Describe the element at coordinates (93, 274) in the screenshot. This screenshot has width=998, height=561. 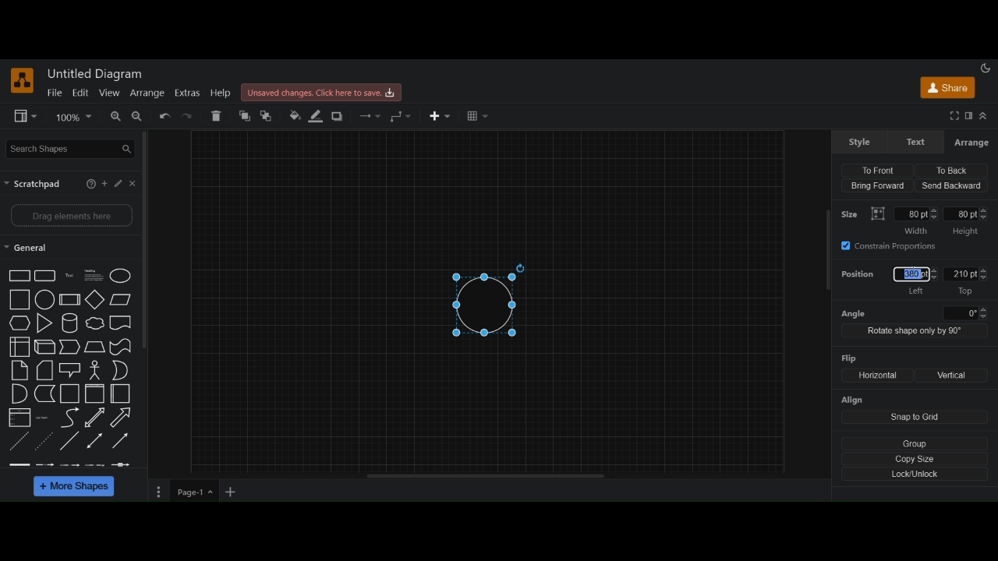
I see `Para` at that location.